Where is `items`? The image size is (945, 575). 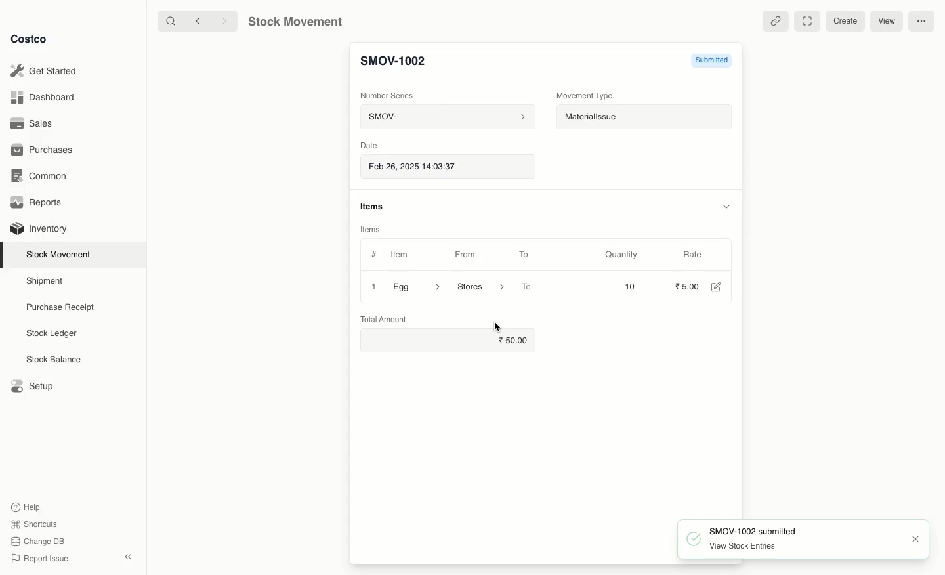
items is located at coordinates (373, 207).